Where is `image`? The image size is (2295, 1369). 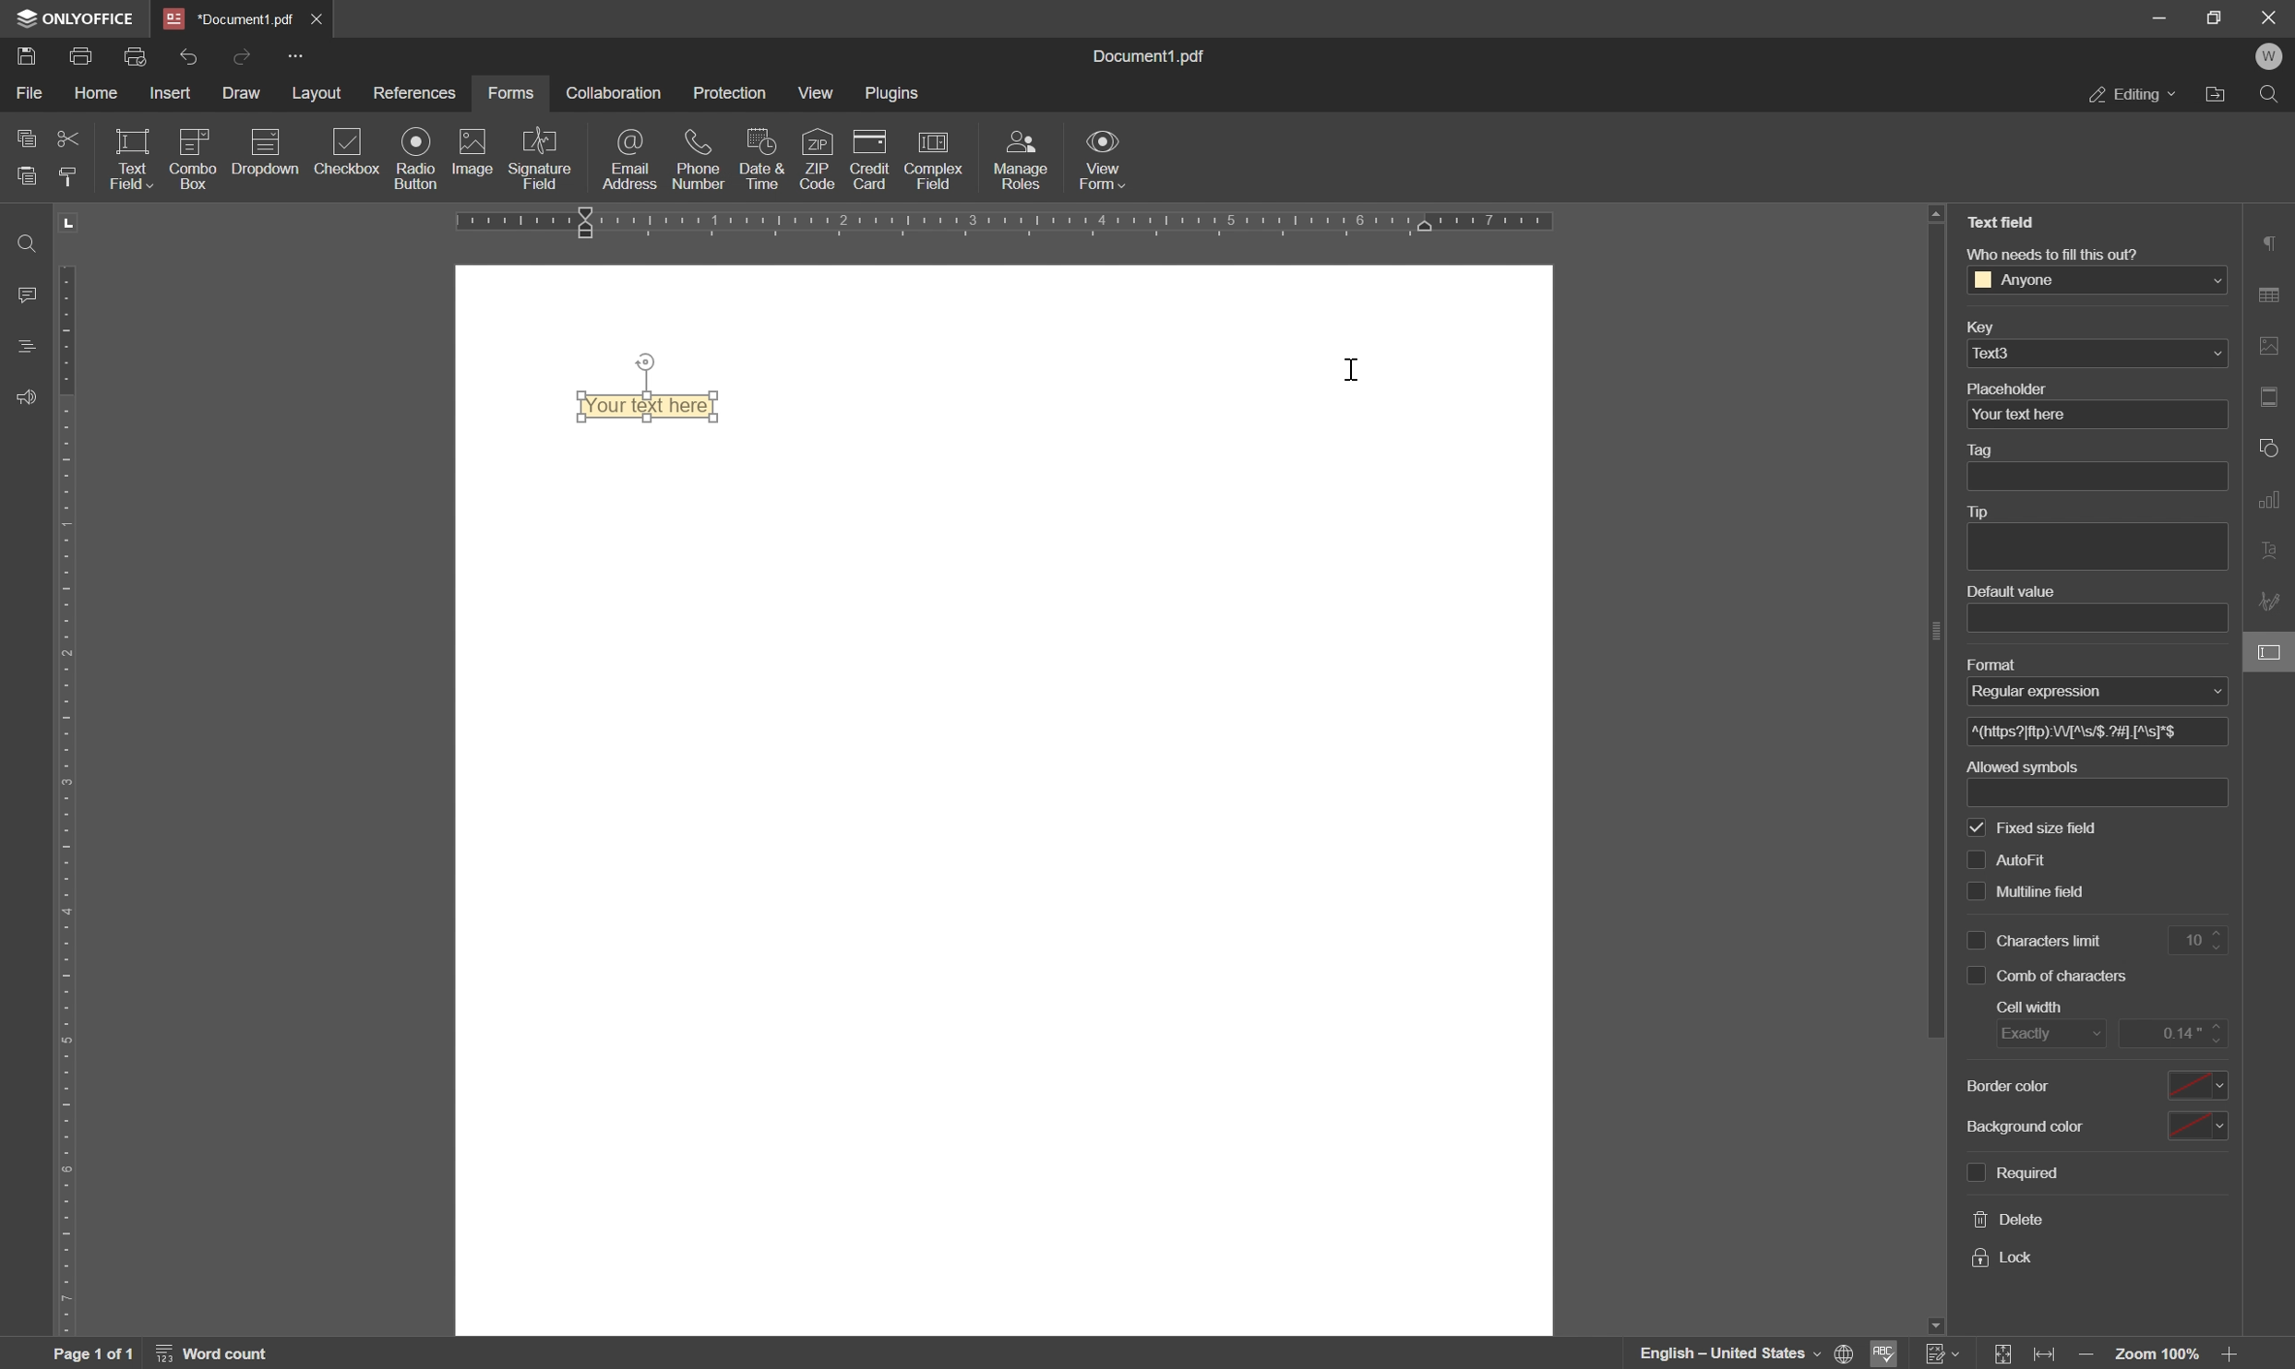 image is located at coordinates (471, 153).